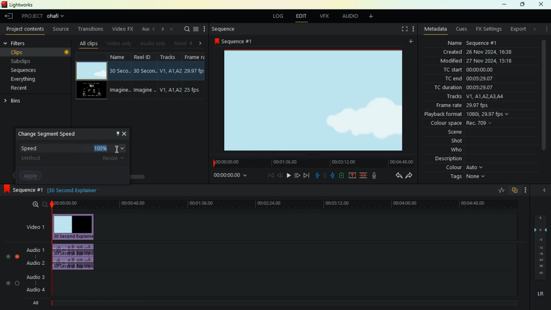 The image size is (551, 310). I want to click on who, so click(451, 150).